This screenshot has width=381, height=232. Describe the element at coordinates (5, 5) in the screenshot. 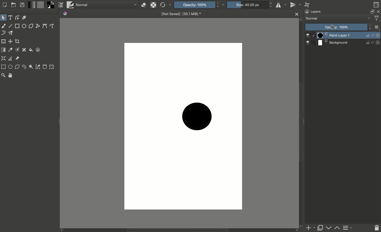

I see `New` at that location.